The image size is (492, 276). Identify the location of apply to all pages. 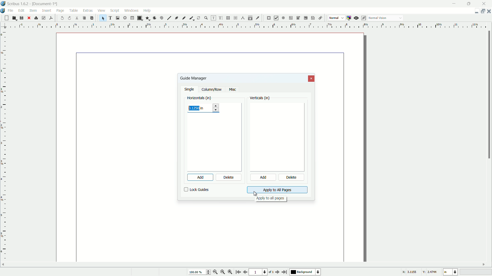
(270, 199).